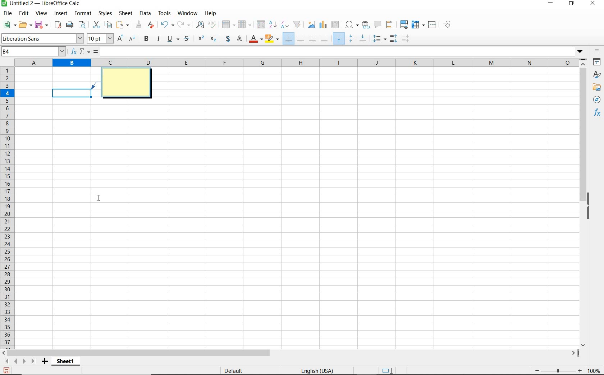 The width and height of the screenshot is (604, 375). What do you see at coordinates (594, 371) in the screenshot?
I see `zoom factor` at bounding box center [594, 371].